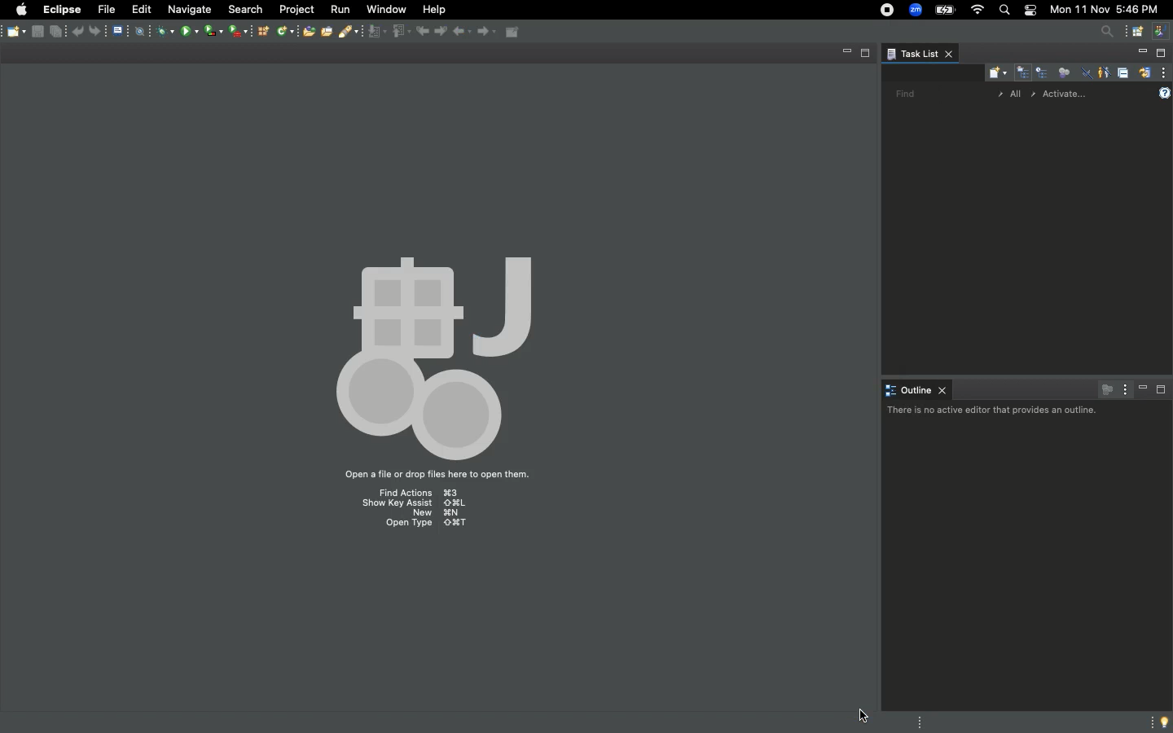 The width and height of the screenshot is (1173, 733). What do you see at coordinates (1162, 391) in the screenshot?
I see `Maximize` at bounding box center [1162, 391].